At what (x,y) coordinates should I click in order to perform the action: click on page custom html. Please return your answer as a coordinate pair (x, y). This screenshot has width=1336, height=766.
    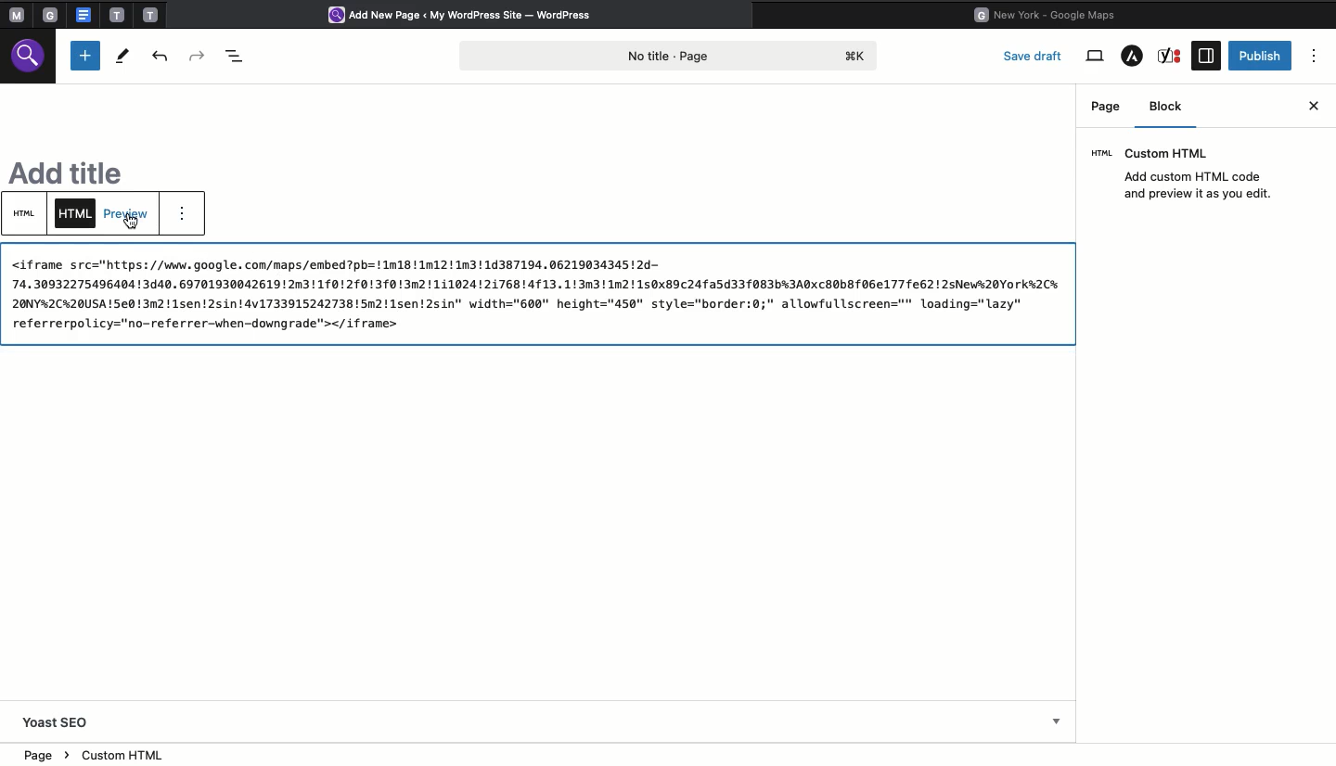
    Looking at the image, I should click on (89, 753).